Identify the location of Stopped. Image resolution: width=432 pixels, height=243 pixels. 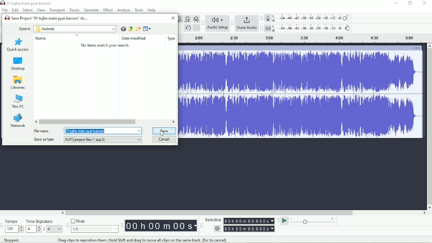
(14, 240).